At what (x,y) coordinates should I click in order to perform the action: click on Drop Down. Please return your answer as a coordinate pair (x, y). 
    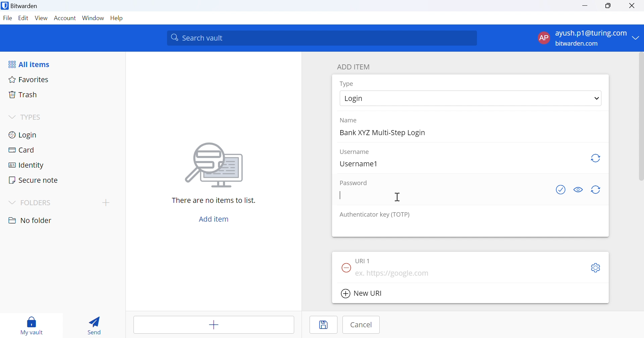
    Looking at the image, I should click on (12, 202).